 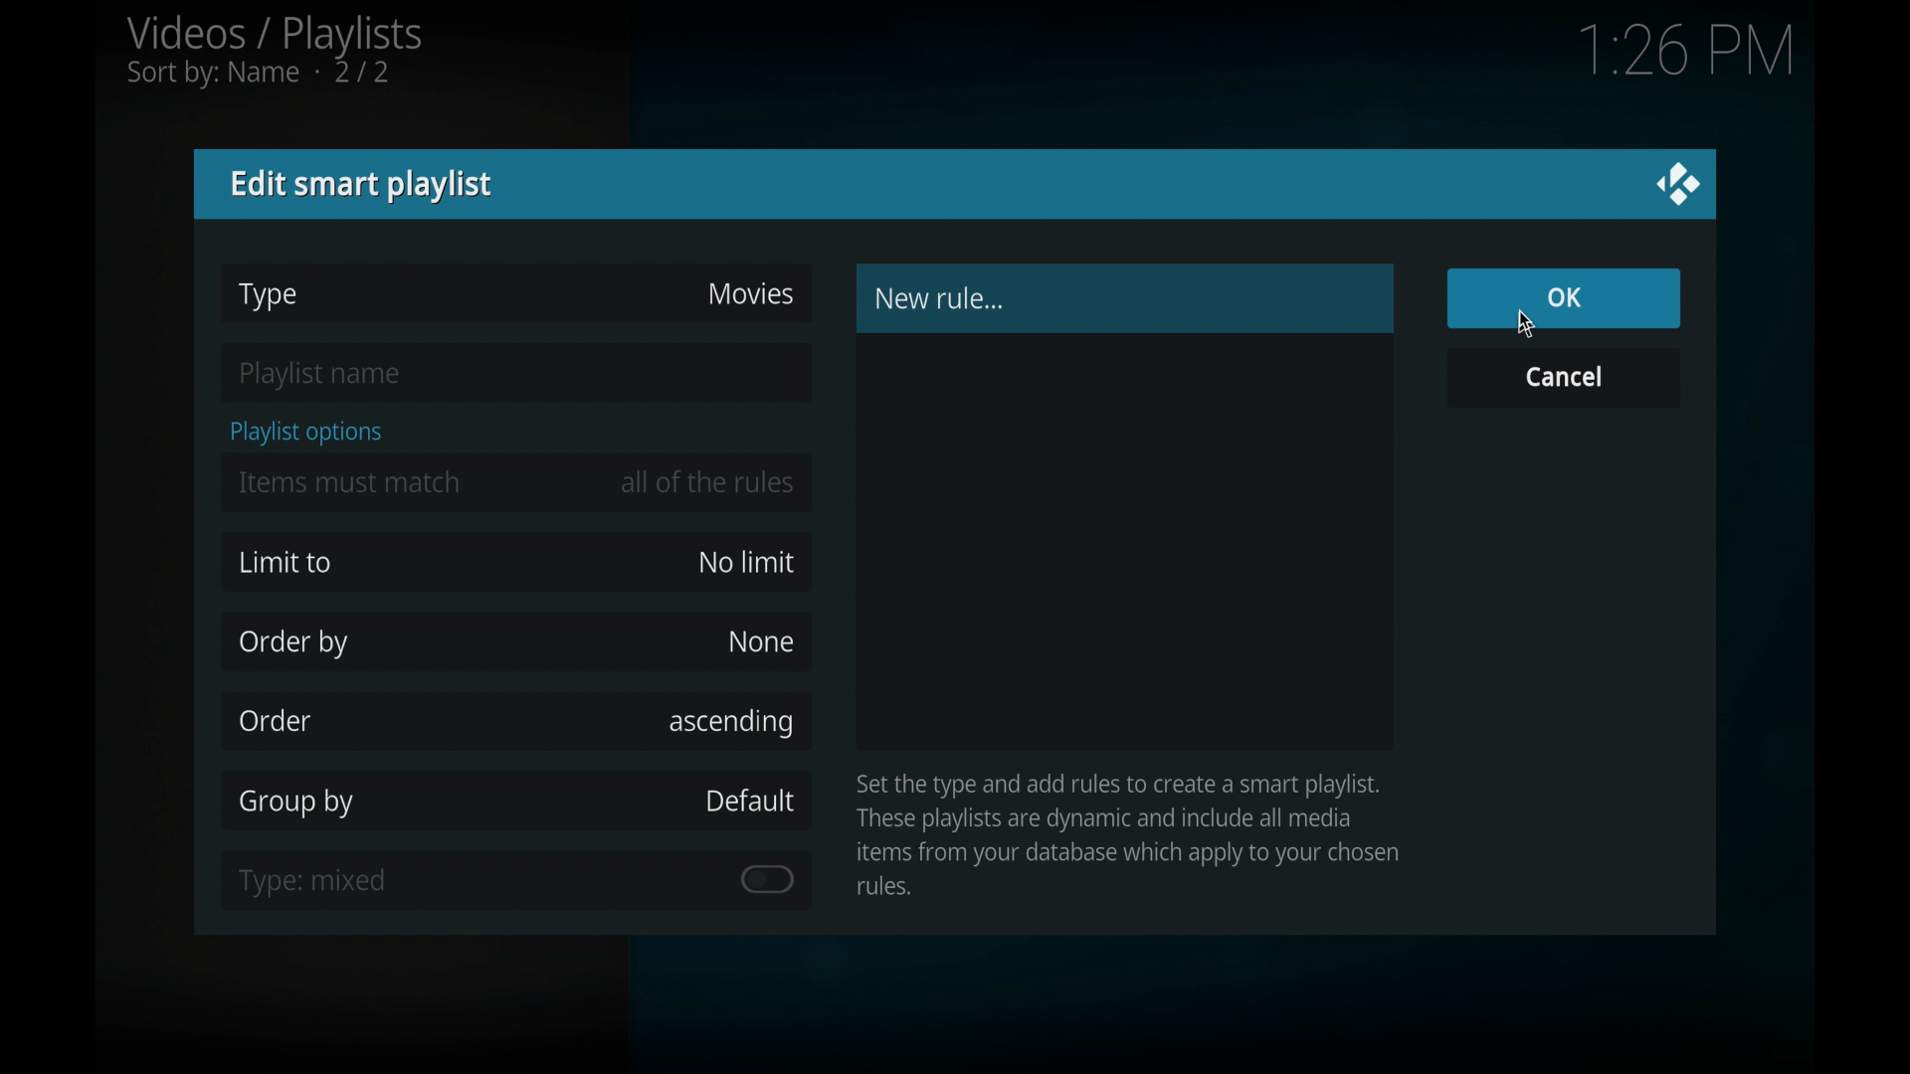 I want to click on close, so click(x=1679, y=184).